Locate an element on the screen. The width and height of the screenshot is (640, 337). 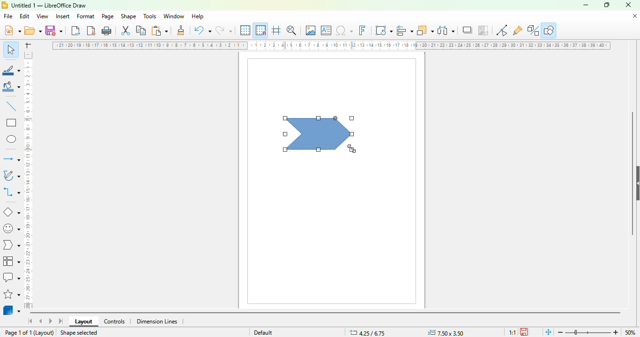
symbol shapes is located at coordinates (11, 229).